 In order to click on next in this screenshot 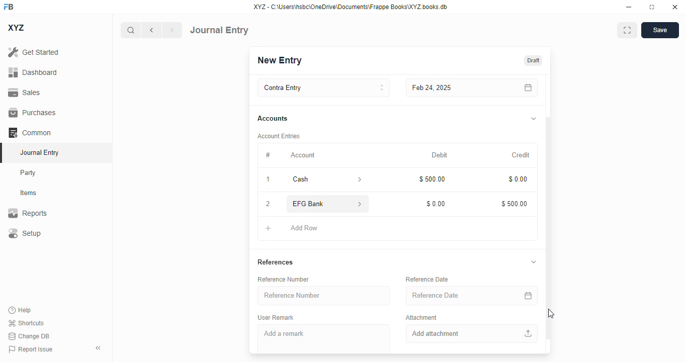, I will do `click(173, 30)`.